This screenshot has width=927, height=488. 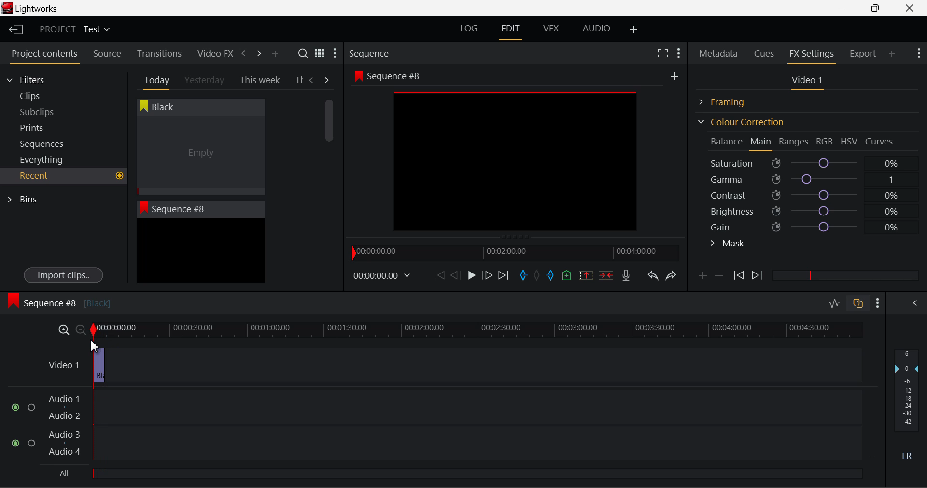 I want to click on slider, so click(x=845, y=275).